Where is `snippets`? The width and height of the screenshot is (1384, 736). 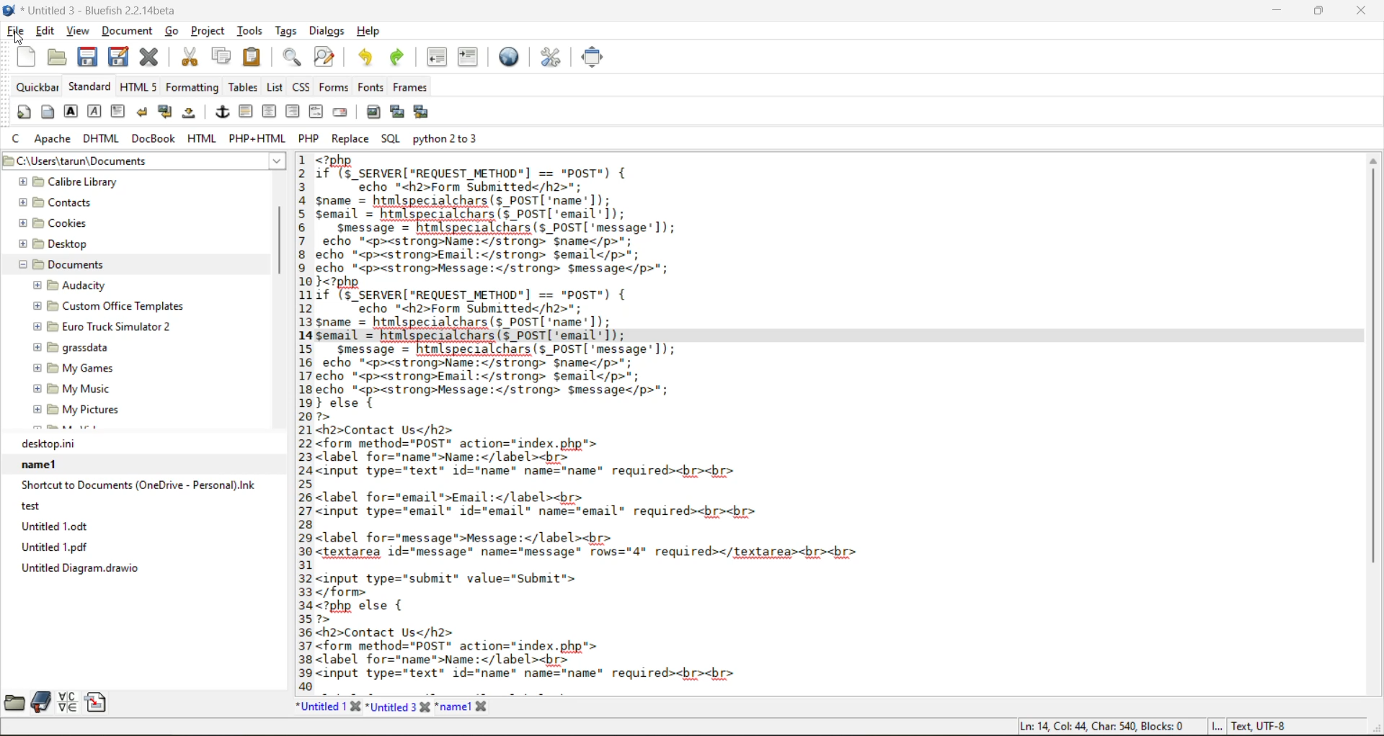 snippets is located at coordinates (99, 702).